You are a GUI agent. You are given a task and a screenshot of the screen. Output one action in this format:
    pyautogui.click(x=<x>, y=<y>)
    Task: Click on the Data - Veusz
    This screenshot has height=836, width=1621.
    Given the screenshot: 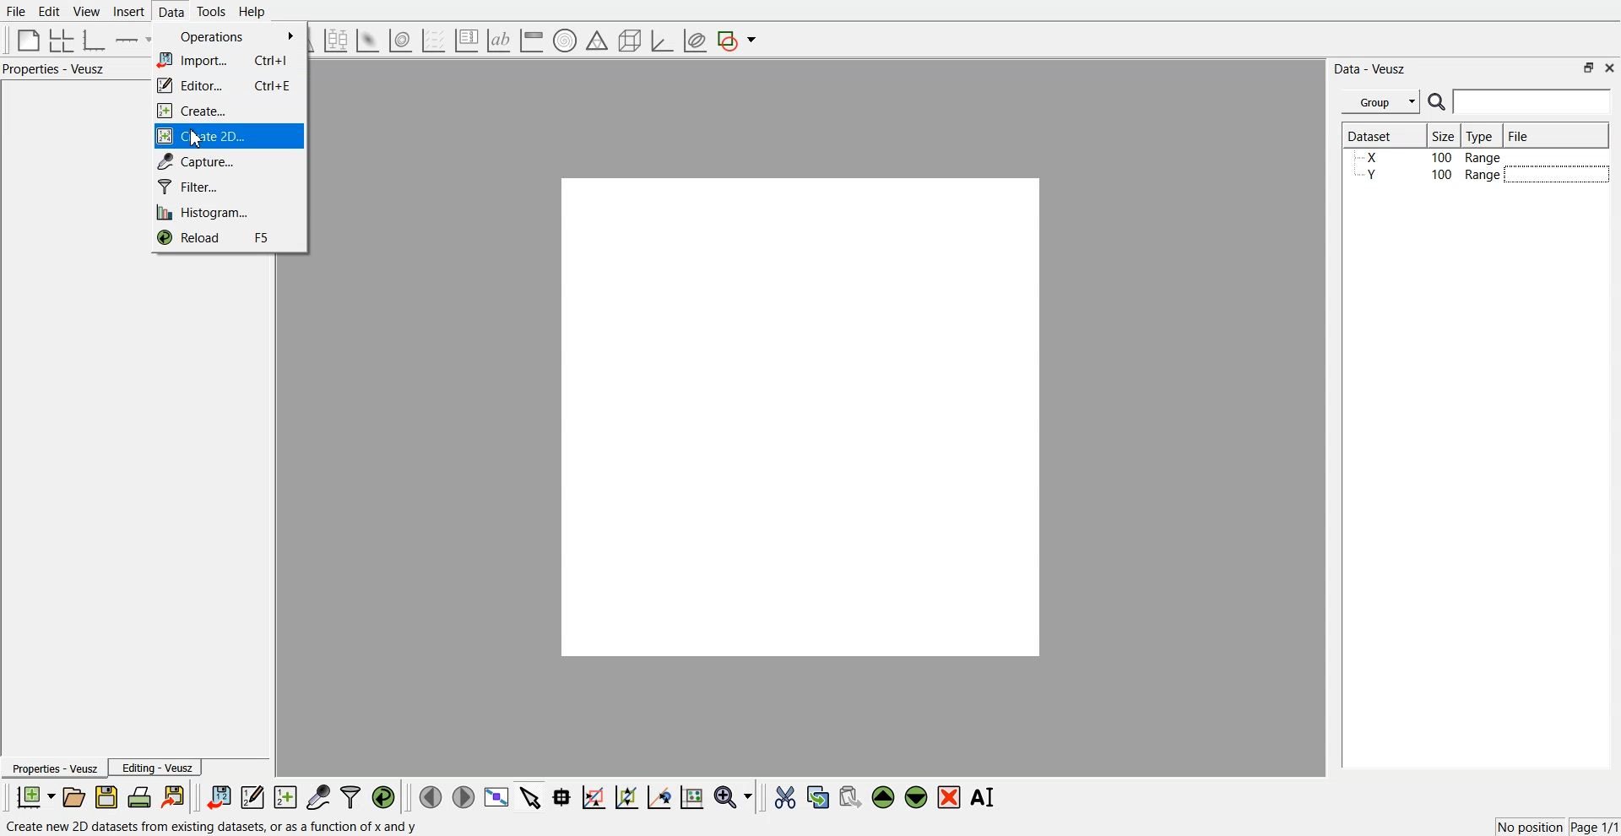 What is the action you would take?
    pyautogui.click(x=1369, y=69)
    